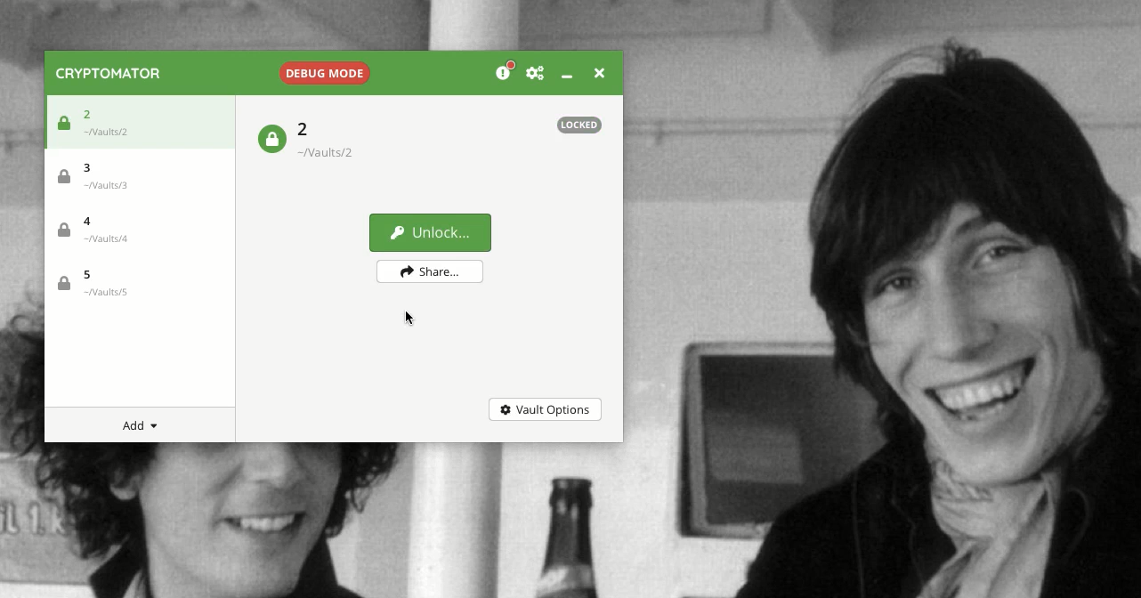 The width and height of the screenshot is (1141, 598). I want to click on Vault 5, so click(111, 284).